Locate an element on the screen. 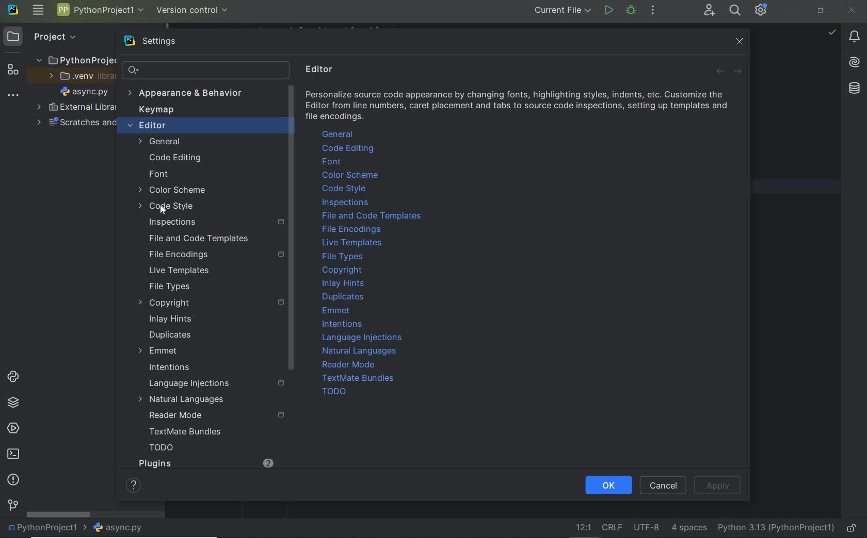 This screenshot has width=867, height=538. Inspections is located at coordinates (347, 203).